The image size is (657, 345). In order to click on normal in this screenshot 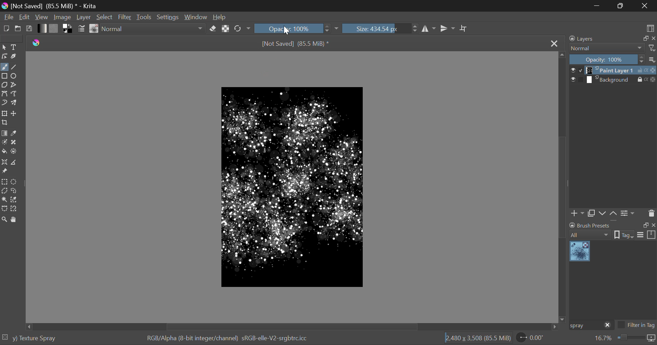, I will do `click(607, 48)`.